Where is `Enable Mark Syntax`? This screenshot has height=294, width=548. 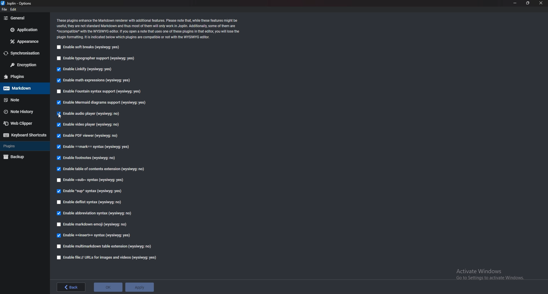
Enable Mark Syntax is located at coordinates (97, 147).